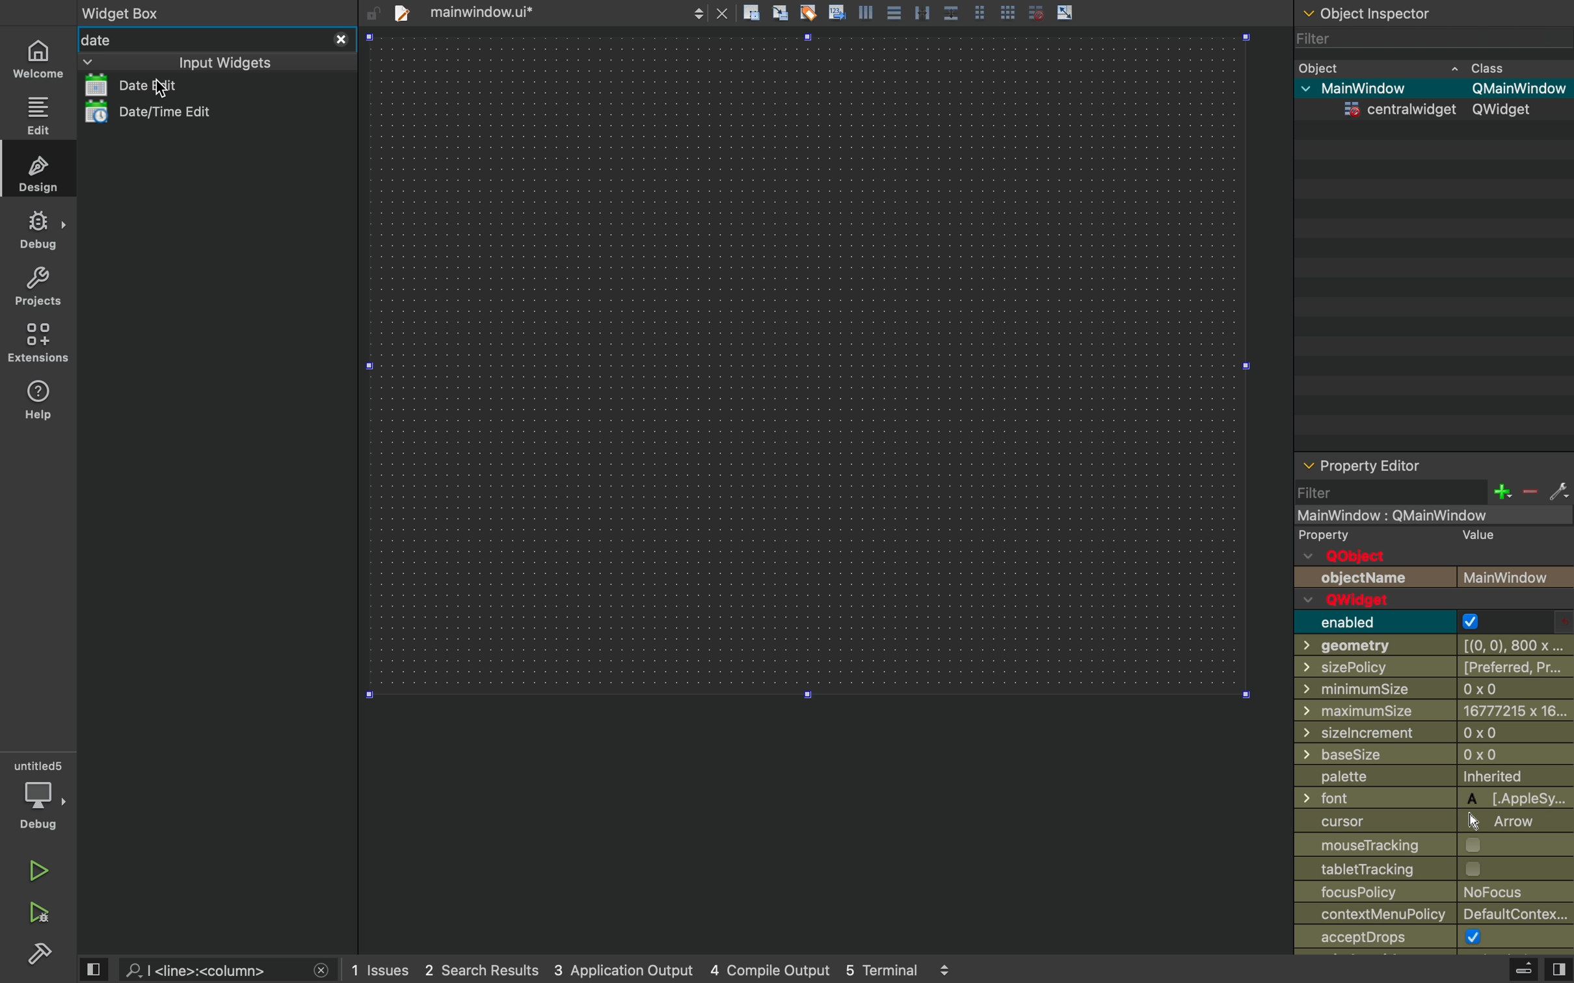 The height and width of the screenshot is (983, 1574). What do you see at coordinates (187, 62) in the screenshot?
I see `input widgets` at bounding box center [187, 62].